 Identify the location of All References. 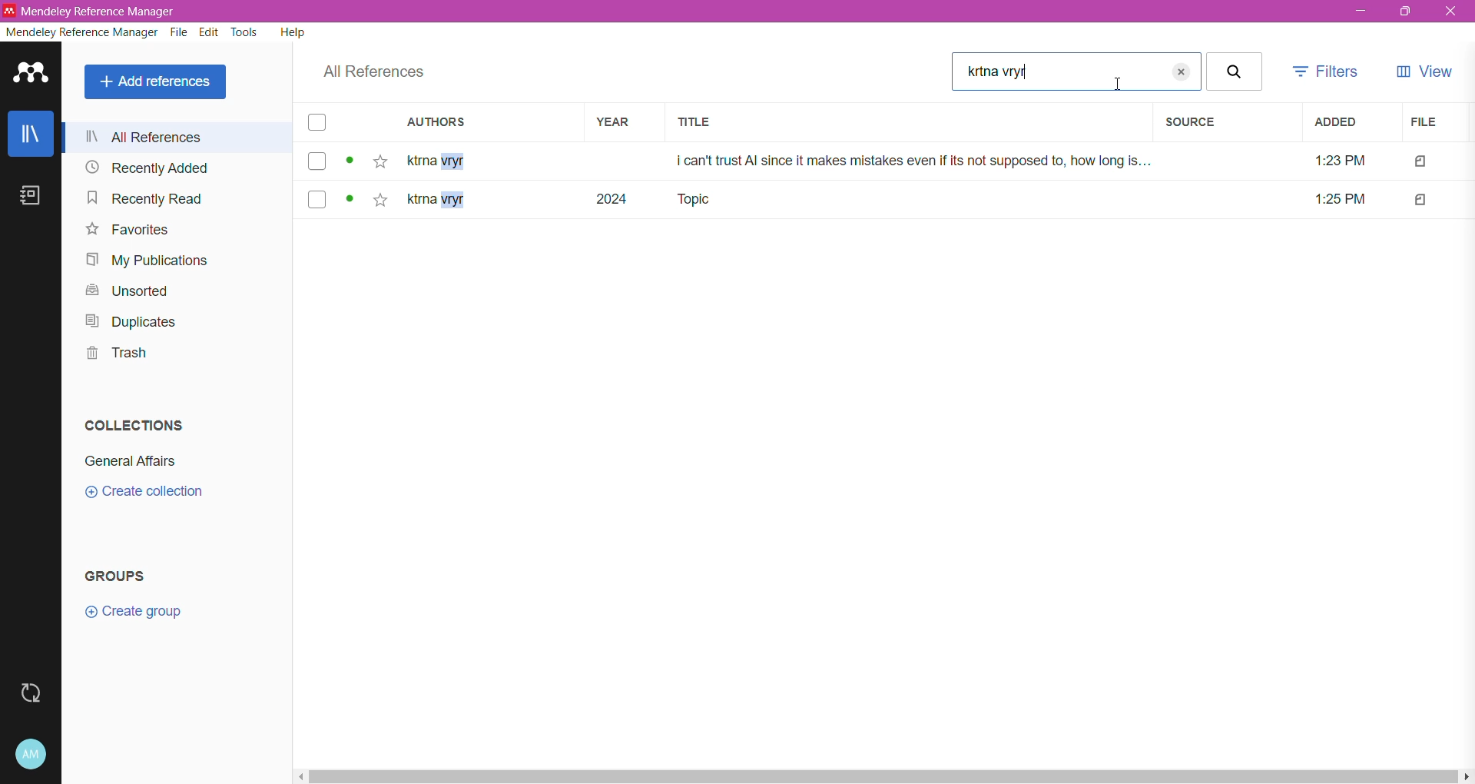
(372, 72).